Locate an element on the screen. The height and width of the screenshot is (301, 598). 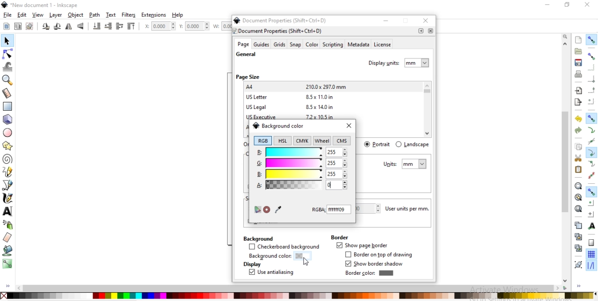
edit paths by nodes is located at coordinates (7, 55).